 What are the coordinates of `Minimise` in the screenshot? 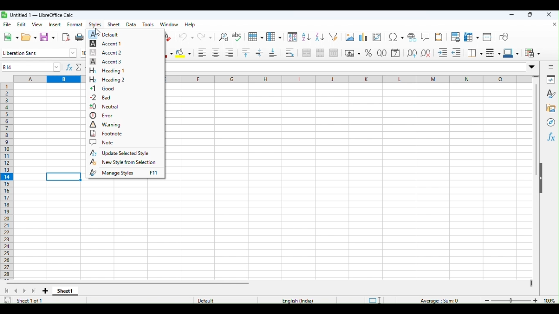 It's located at (514, 15).